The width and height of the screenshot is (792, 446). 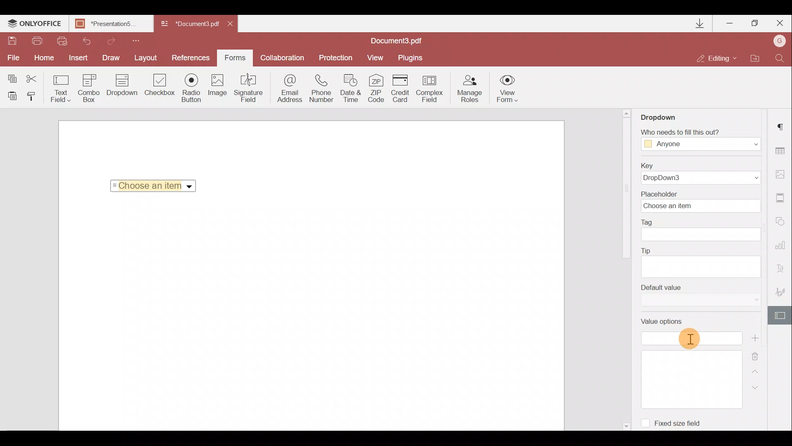 I want to click on Redo, so click(x=112, y=40).